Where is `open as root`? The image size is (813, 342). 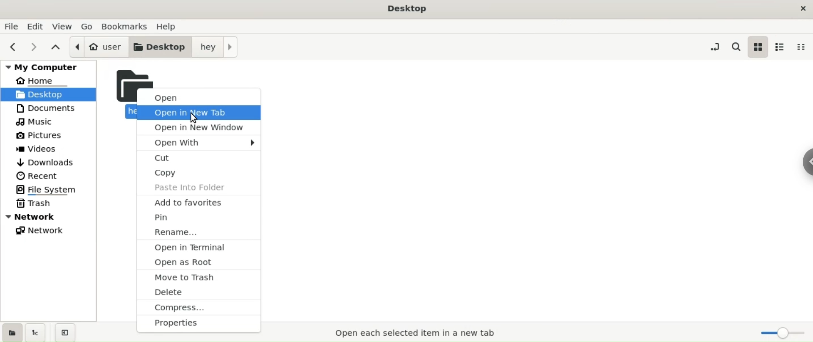 open as root is located at coordinates (199, 262).